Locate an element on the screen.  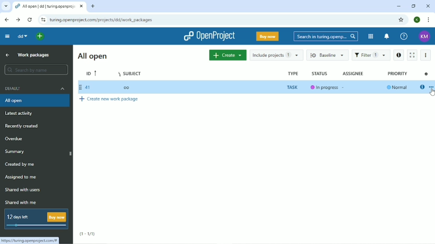
Normal is located at coordinates (396, 87).